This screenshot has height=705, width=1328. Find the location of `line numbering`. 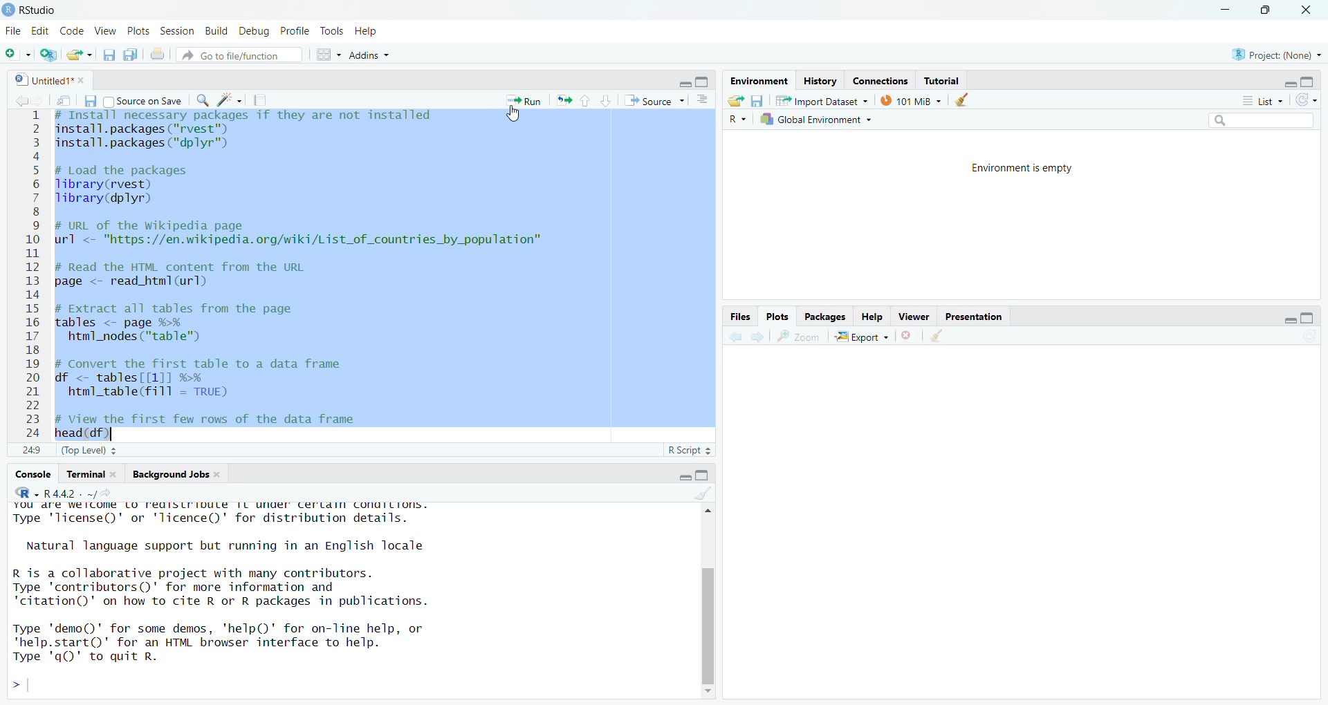

line numbering is located at coordinates (33, 275).